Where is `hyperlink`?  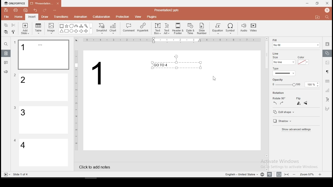
hyperlink is located at coordinates (143, 27).